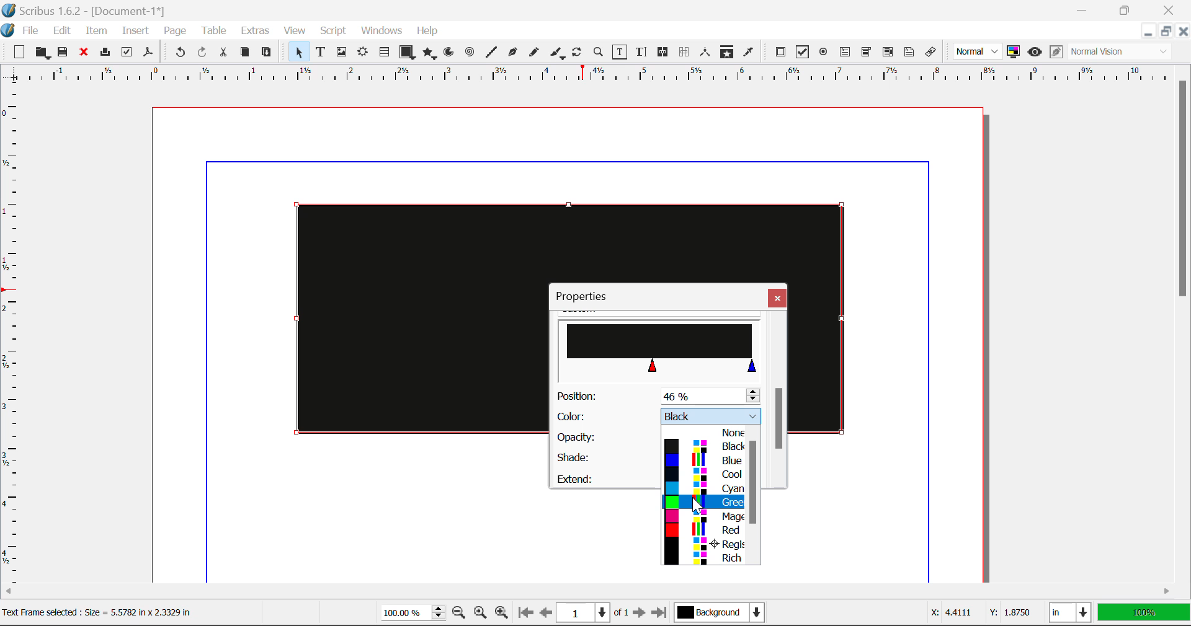 The height and width of the screenshot is (626, 1191). What do you see at coordinates (267, 53) in the screenshot?
I see `Paste` at bounding box center [267, 53].